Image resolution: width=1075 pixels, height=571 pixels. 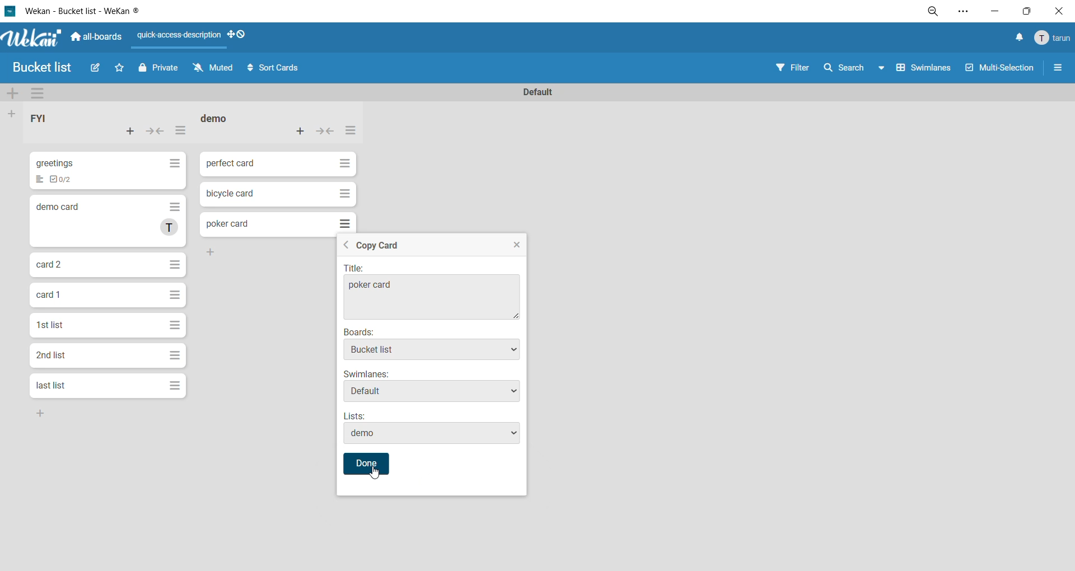 What do you see at coordinates (97, 70) in the screenshot?
I see `edit` at bounding box center [97, 70].